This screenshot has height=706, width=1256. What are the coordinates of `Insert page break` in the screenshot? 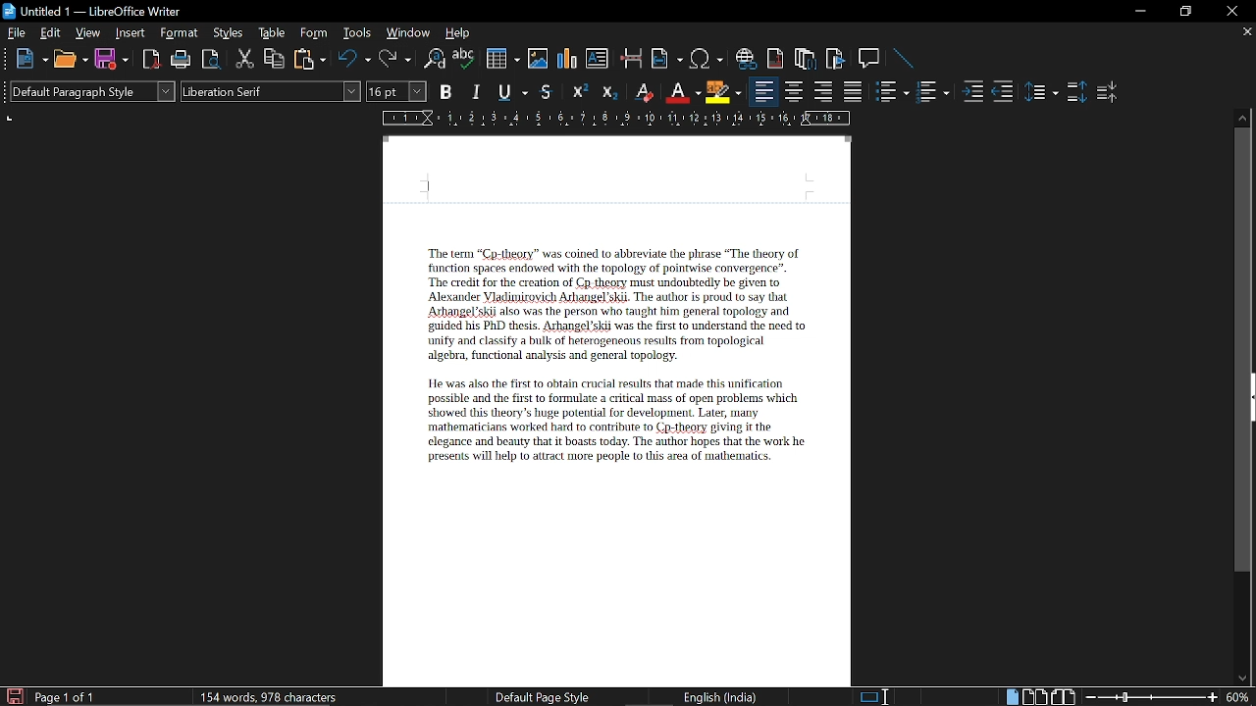 It's located at (630, 59).